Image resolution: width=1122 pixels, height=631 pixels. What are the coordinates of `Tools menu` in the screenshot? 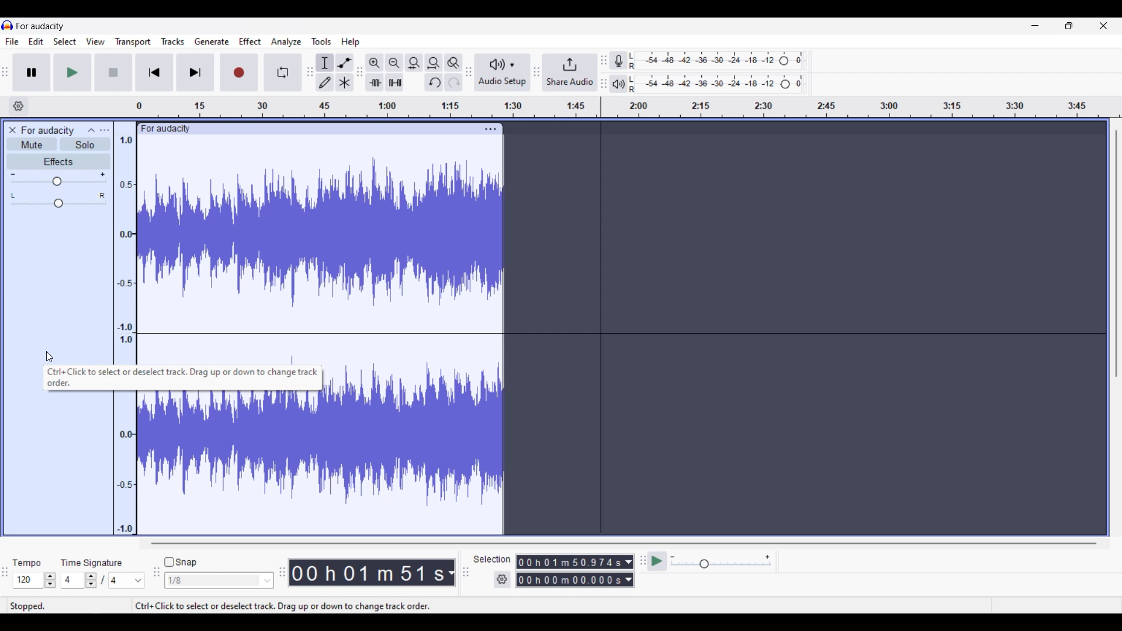 It's located at (322, 41).